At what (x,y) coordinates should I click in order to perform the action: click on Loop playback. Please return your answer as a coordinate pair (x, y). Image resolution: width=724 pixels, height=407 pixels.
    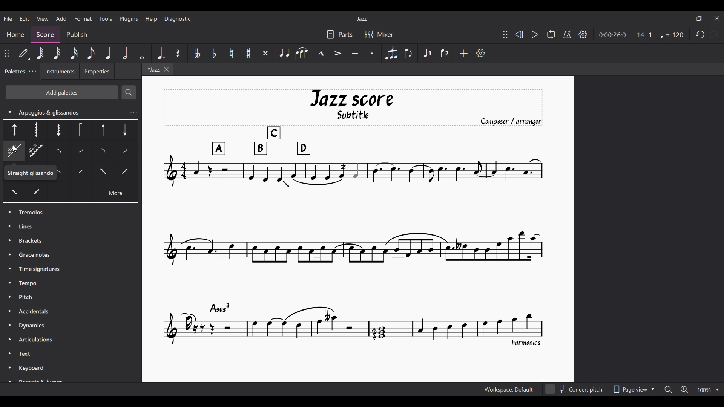
    Looking at the image, I should click on (551, 34).